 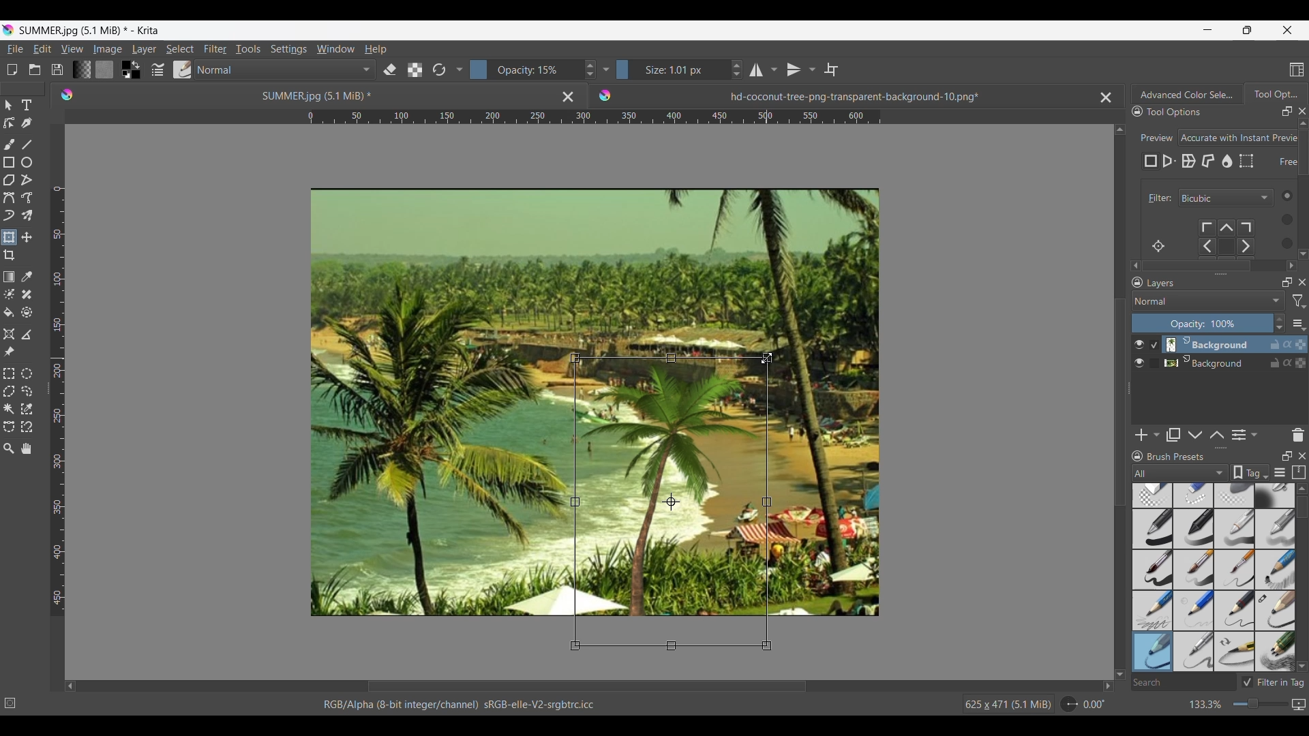 I want to click on Multibrush tool, so click(x=26, y=216).